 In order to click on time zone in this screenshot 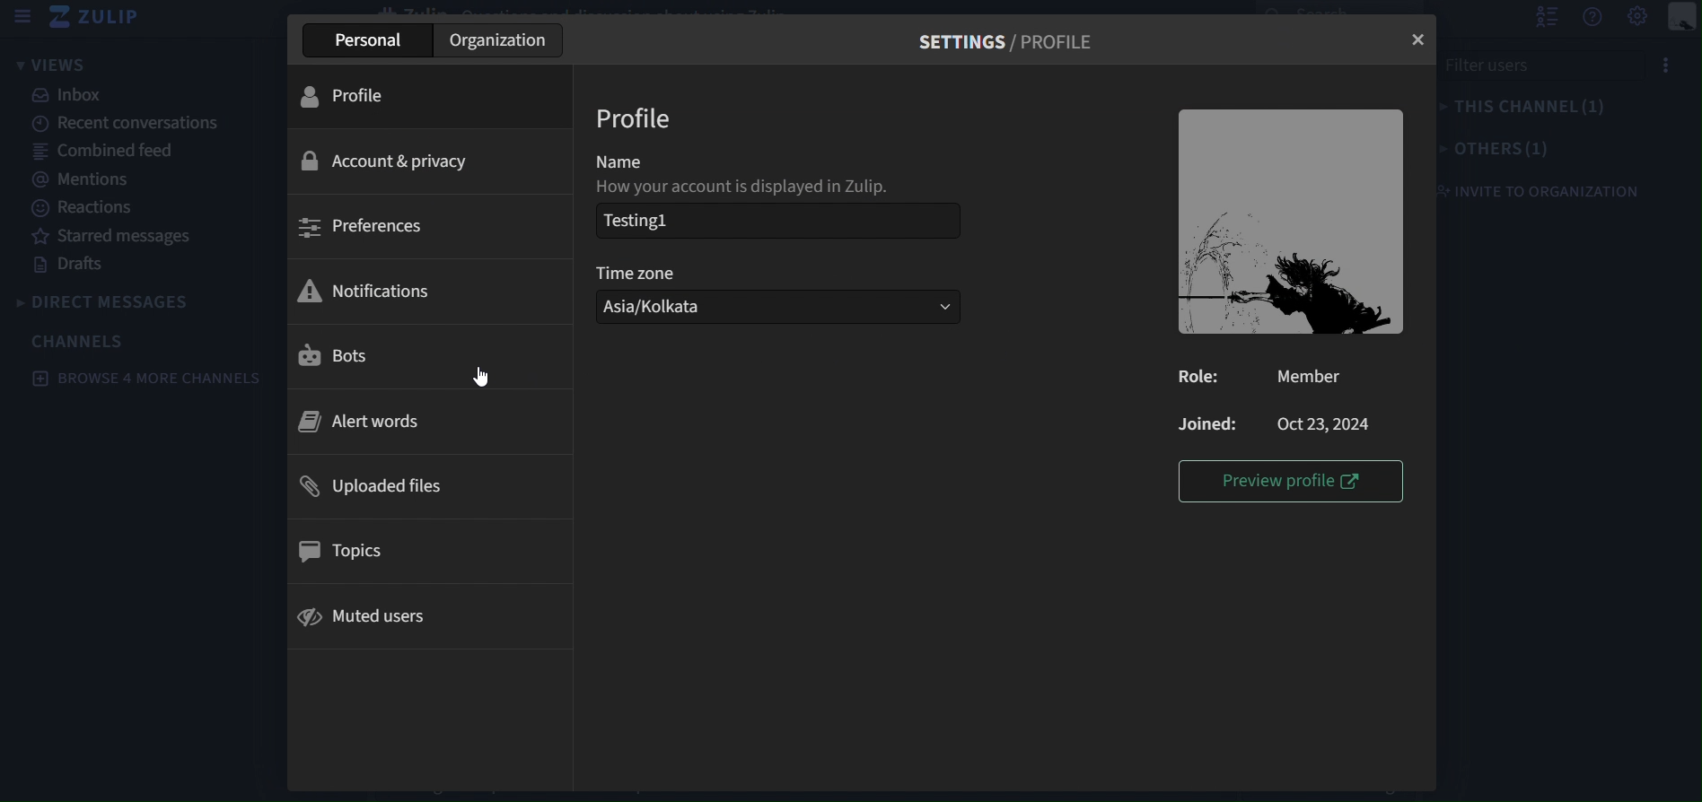, I will do `click(650, 272)`.